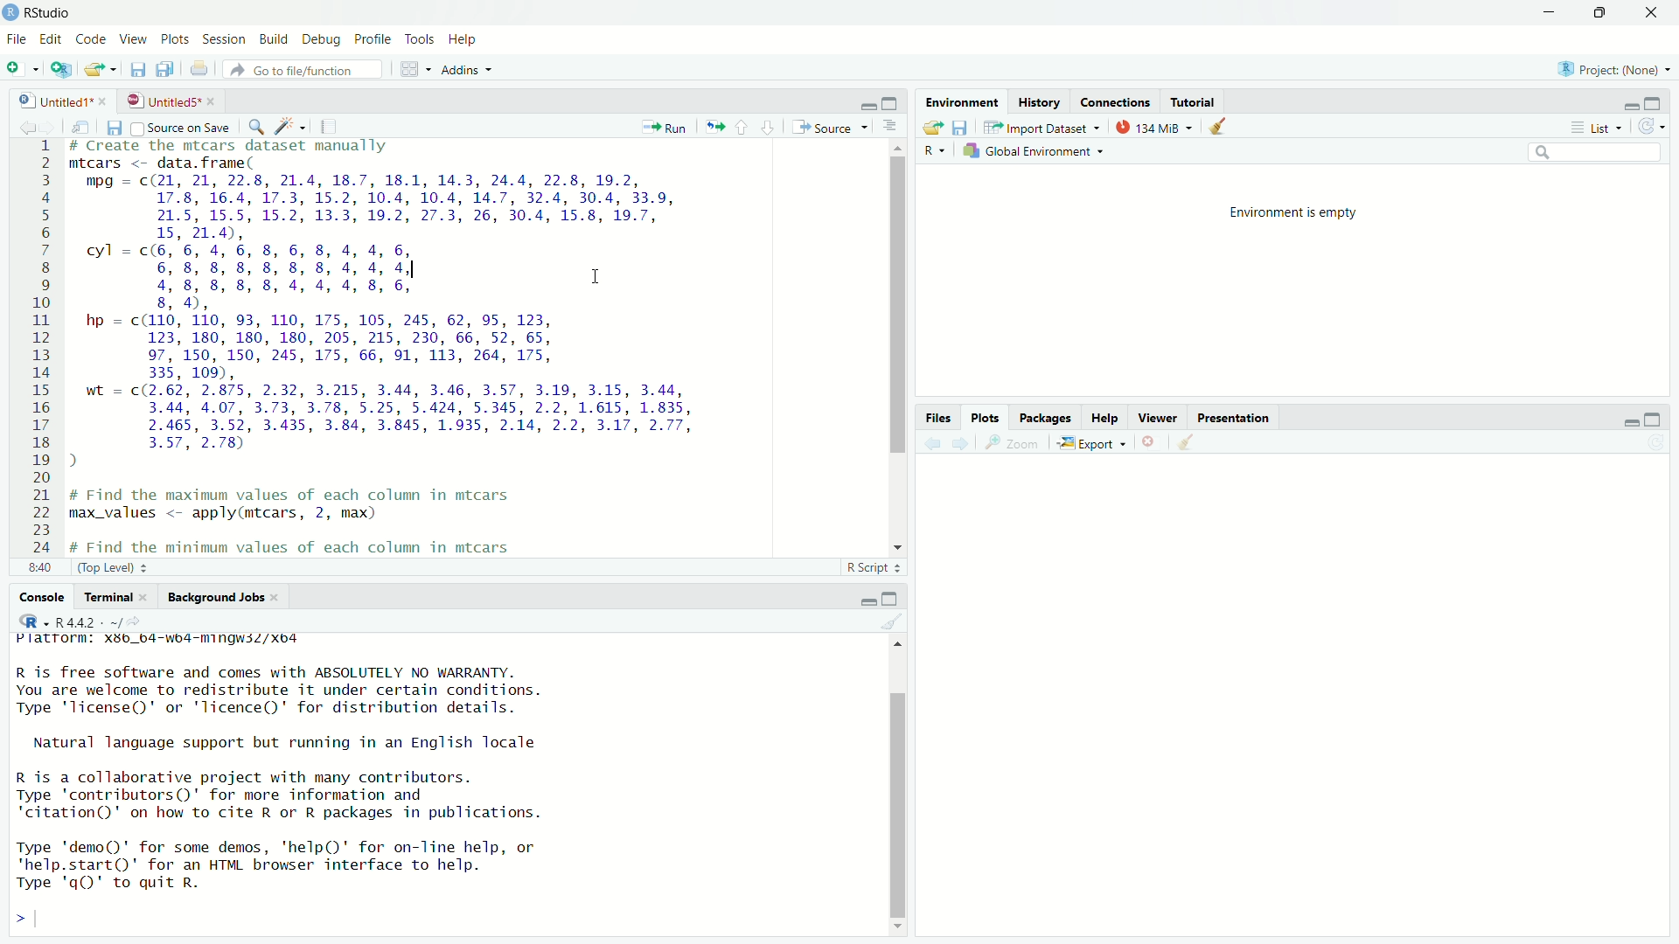  I want to click on maximise, so click(1651, 416).